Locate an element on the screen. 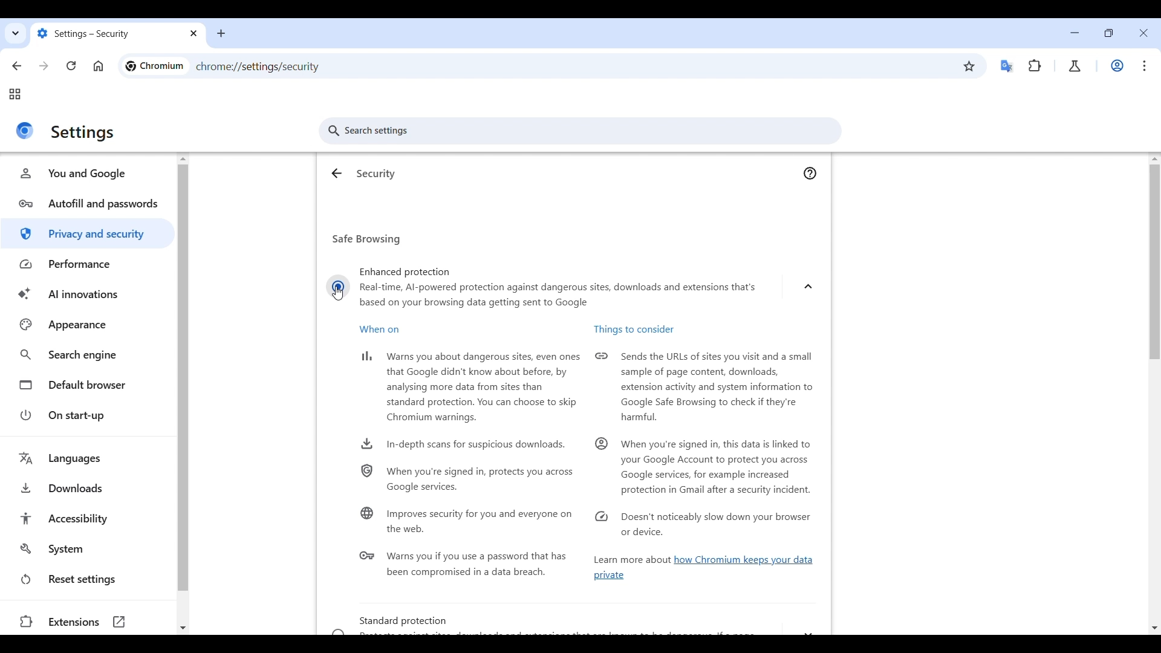  Go to Google Chrome help is located at coordinates (810, 174).